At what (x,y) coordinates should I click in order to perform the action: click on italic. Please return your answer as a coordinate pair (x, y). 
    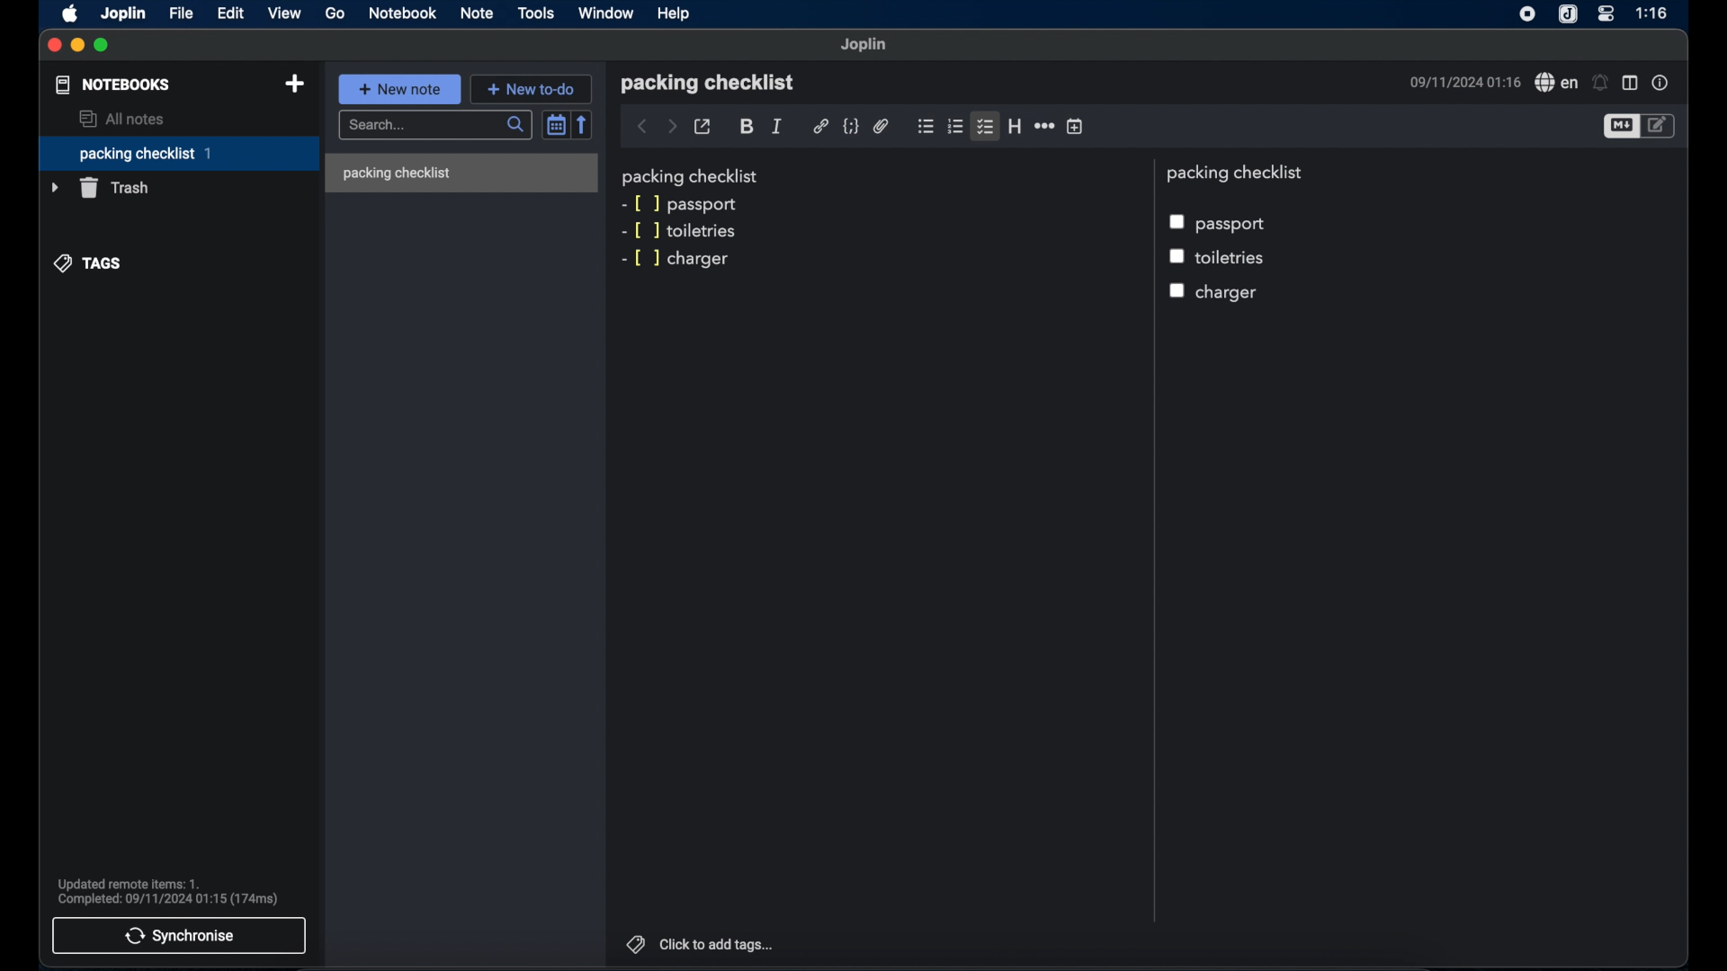
    Looking at the image, I should click on (776, 125).